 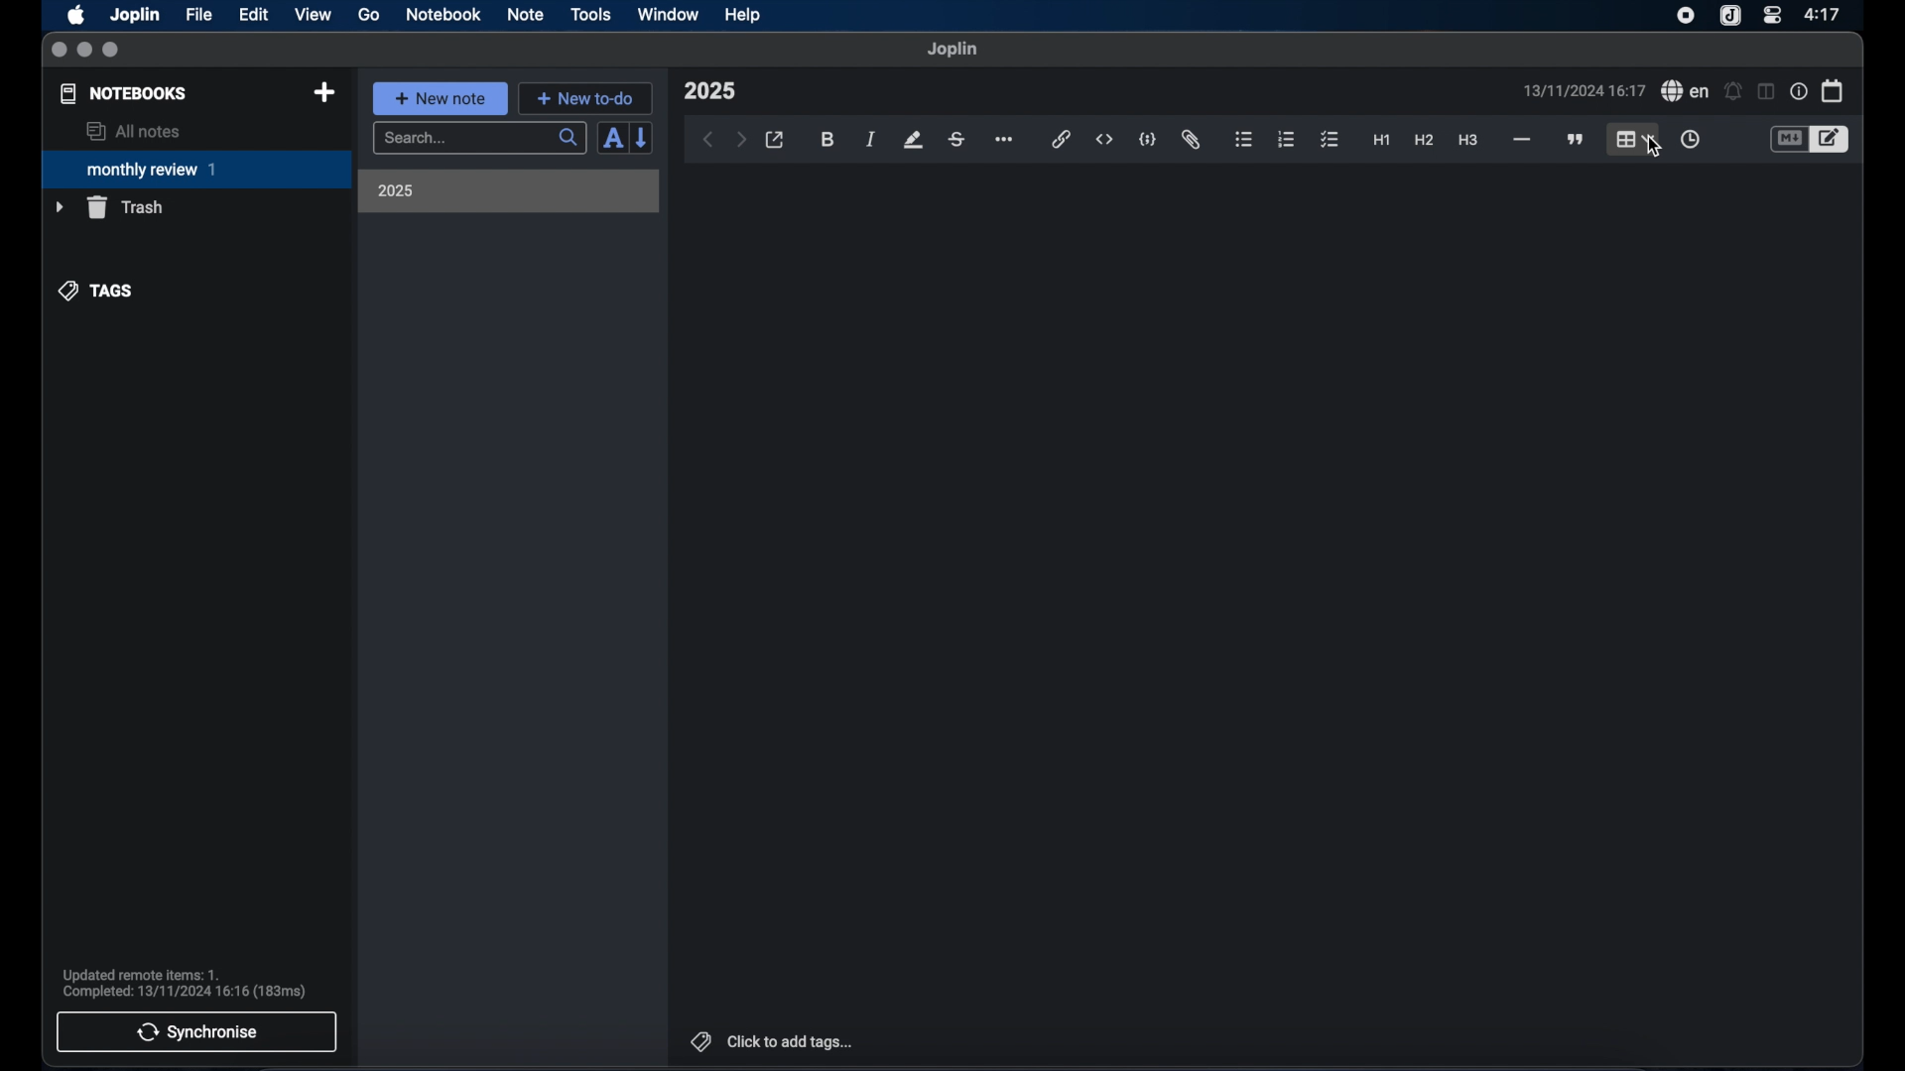 What do you see at coordinates (1062, 139) in the screenshot?
I see `hyperlink` at bounding box center [1062, 139].